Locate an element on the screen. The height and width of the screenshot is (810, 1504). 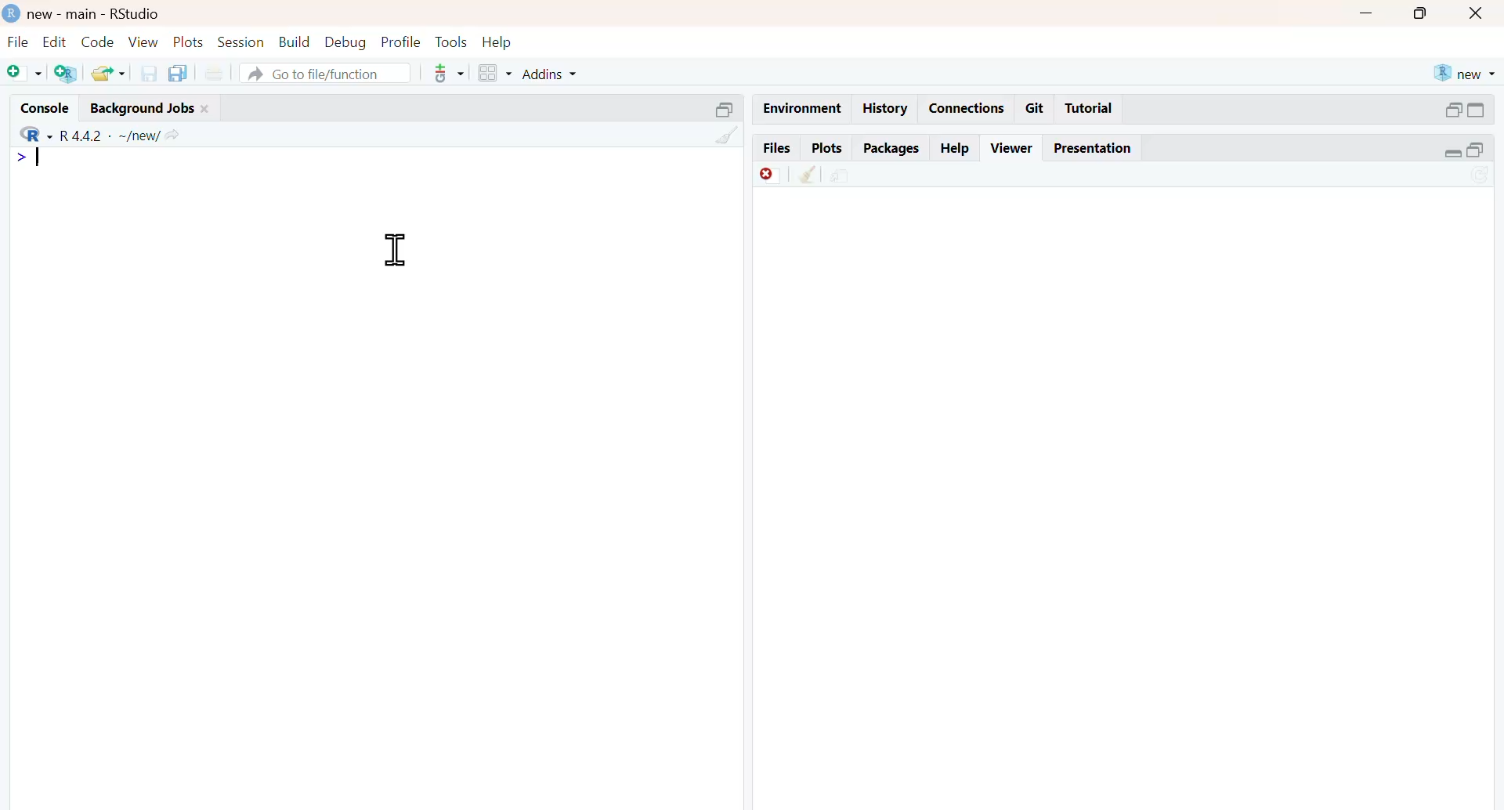
 is located at coordinates (1477, 13).